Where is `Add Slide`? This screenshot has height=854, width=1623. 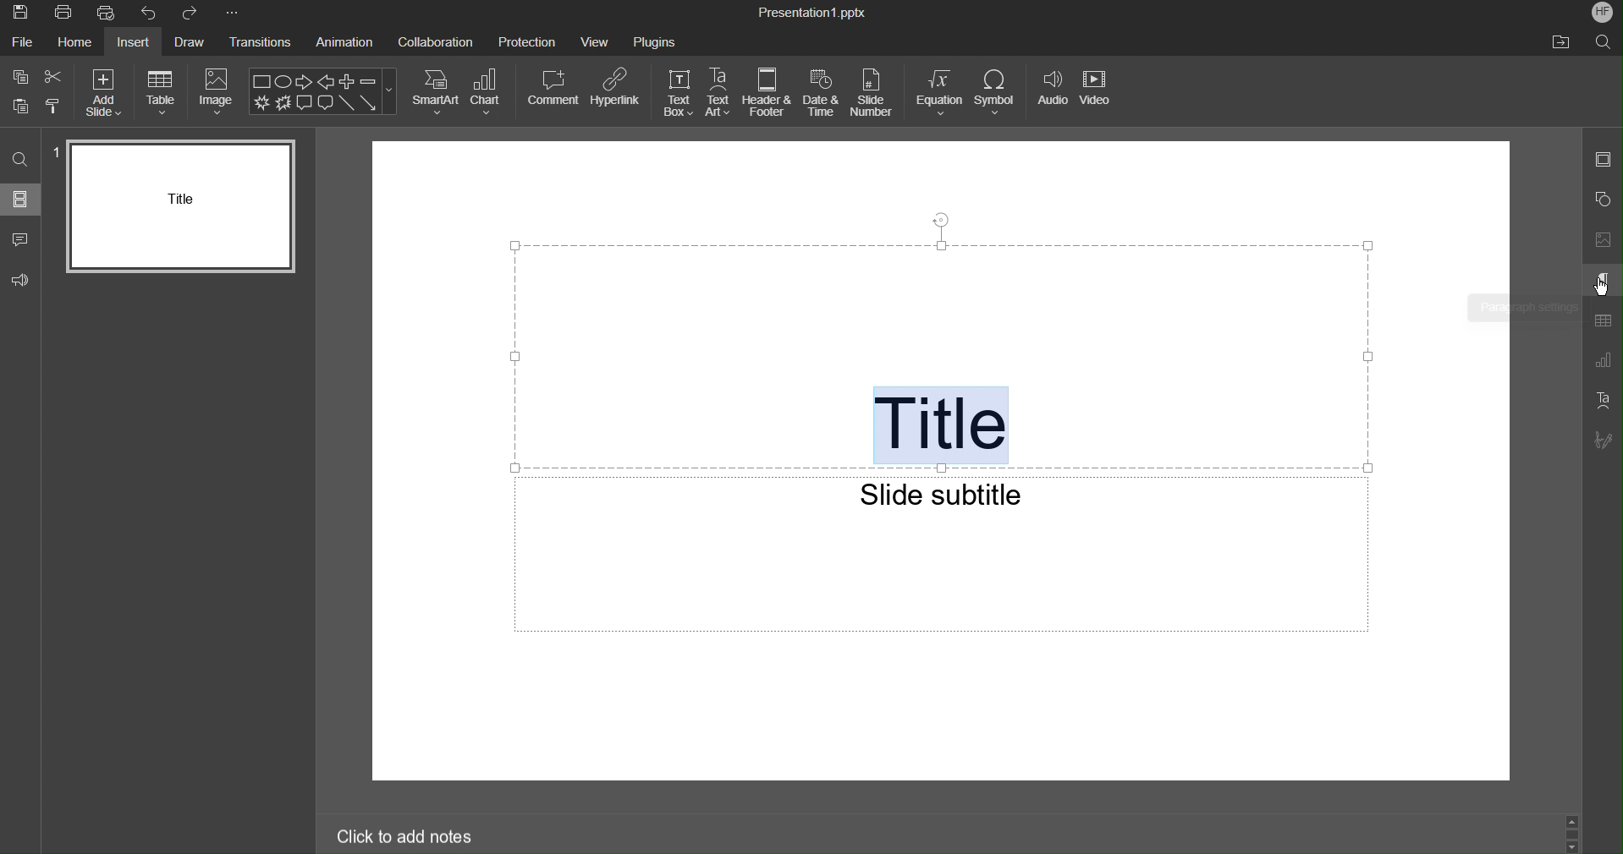 Add Slide is located at coordinates (107, 90).